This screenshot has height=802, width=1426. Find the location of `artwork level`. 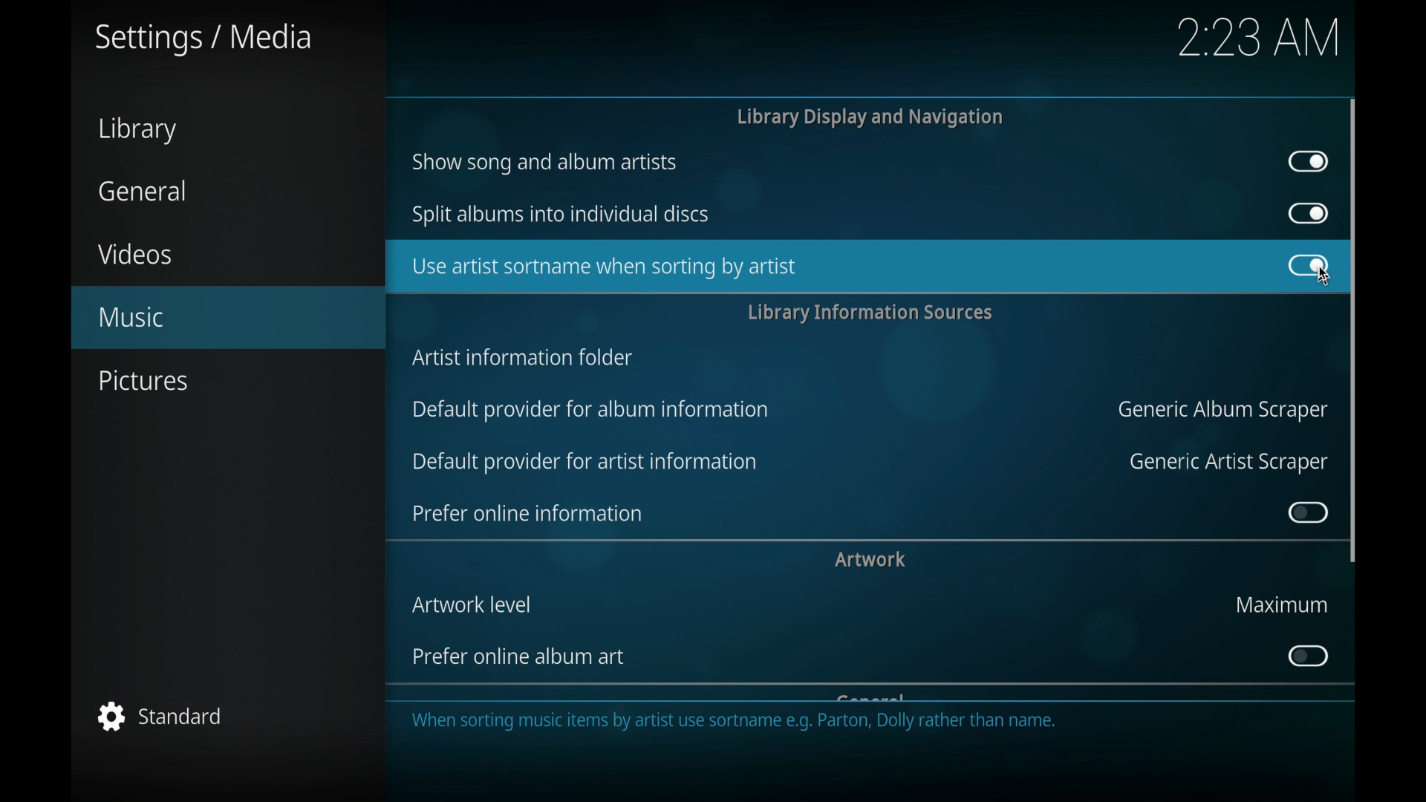

artwork level is located at coordinates (472, 604).